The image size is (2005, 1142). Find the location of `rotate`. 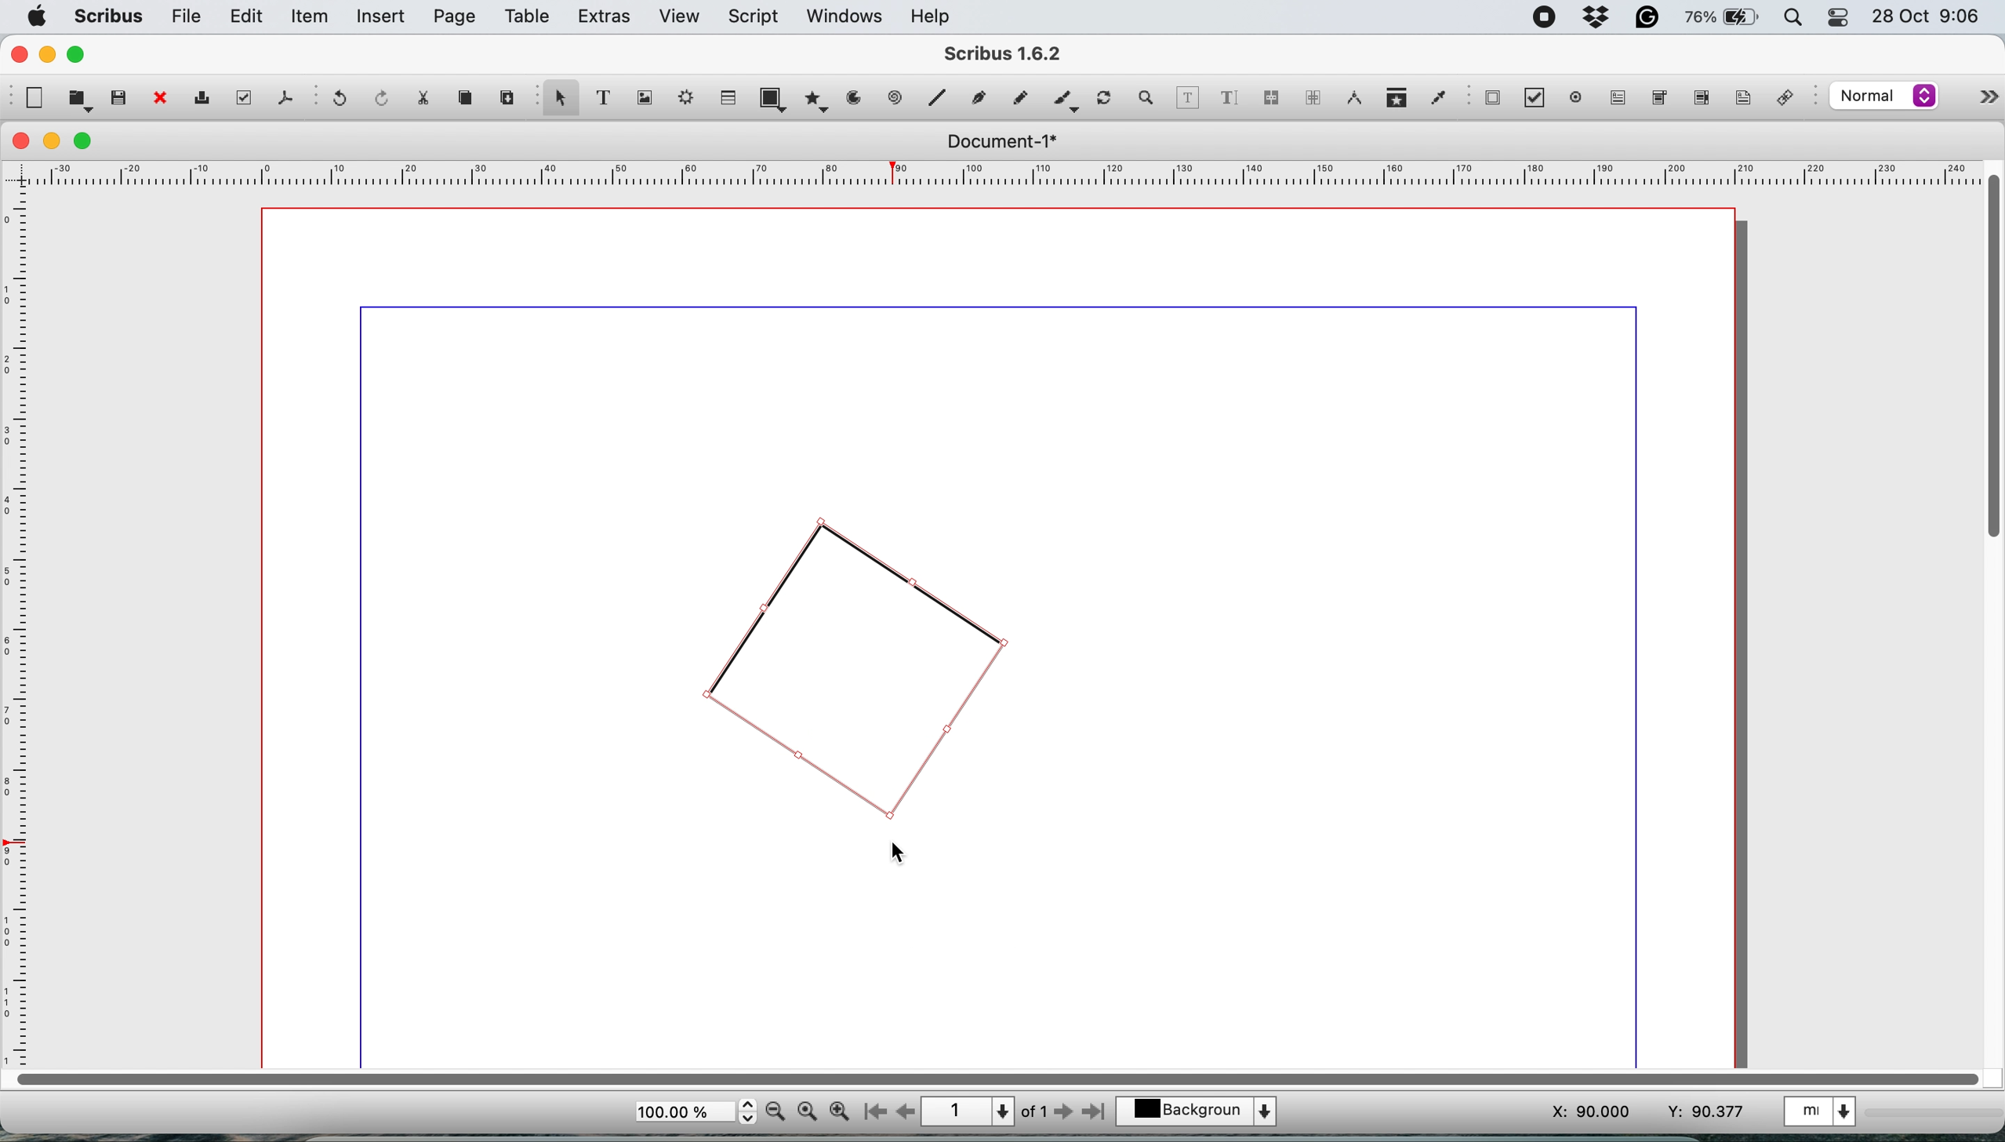

rotate is located at coordinates (1106, 93).